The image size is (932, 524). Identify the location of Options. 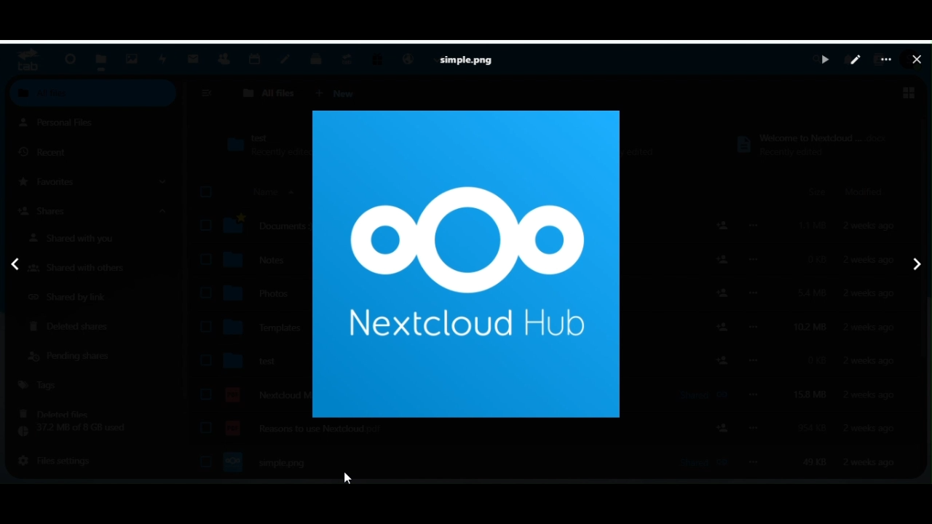
(885, 60).